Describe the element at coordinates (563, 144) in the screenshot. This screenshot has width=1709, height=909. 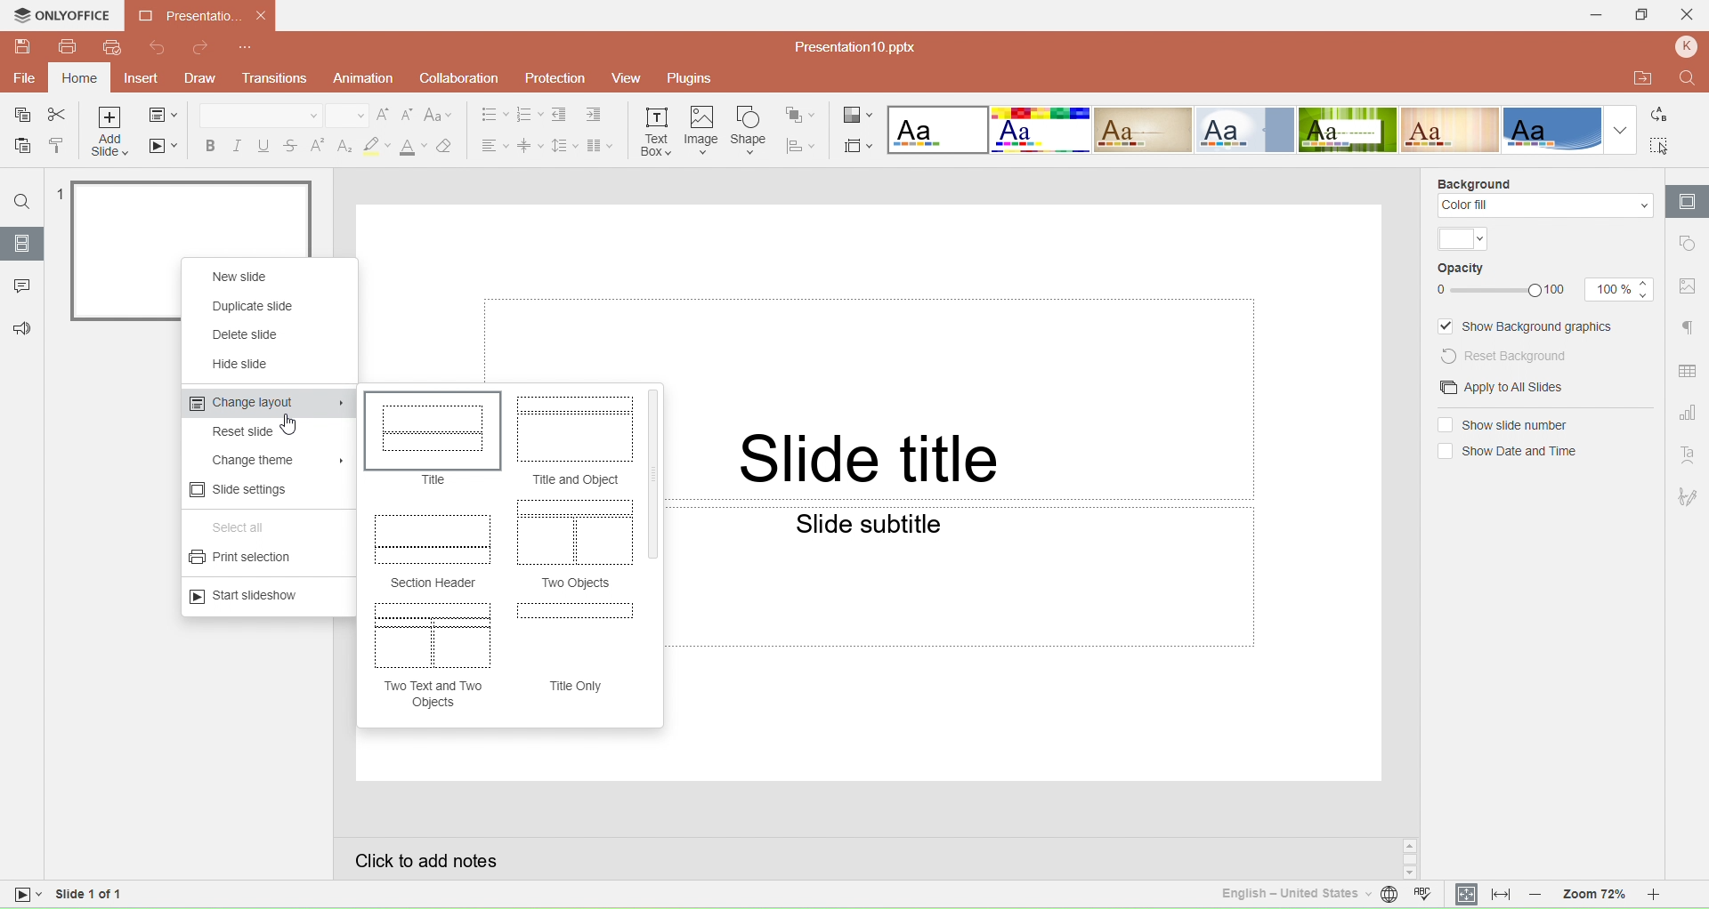
I see `Line spacing` at that location.